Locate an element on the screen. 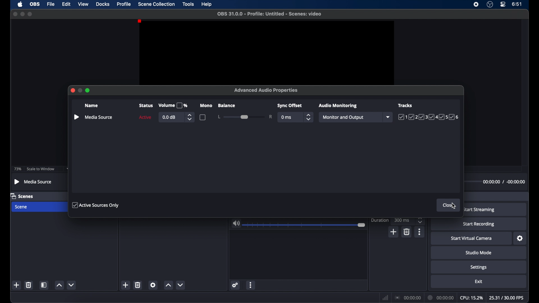 The image size is (539, 303). decrement is located at coordinates (181, 285).